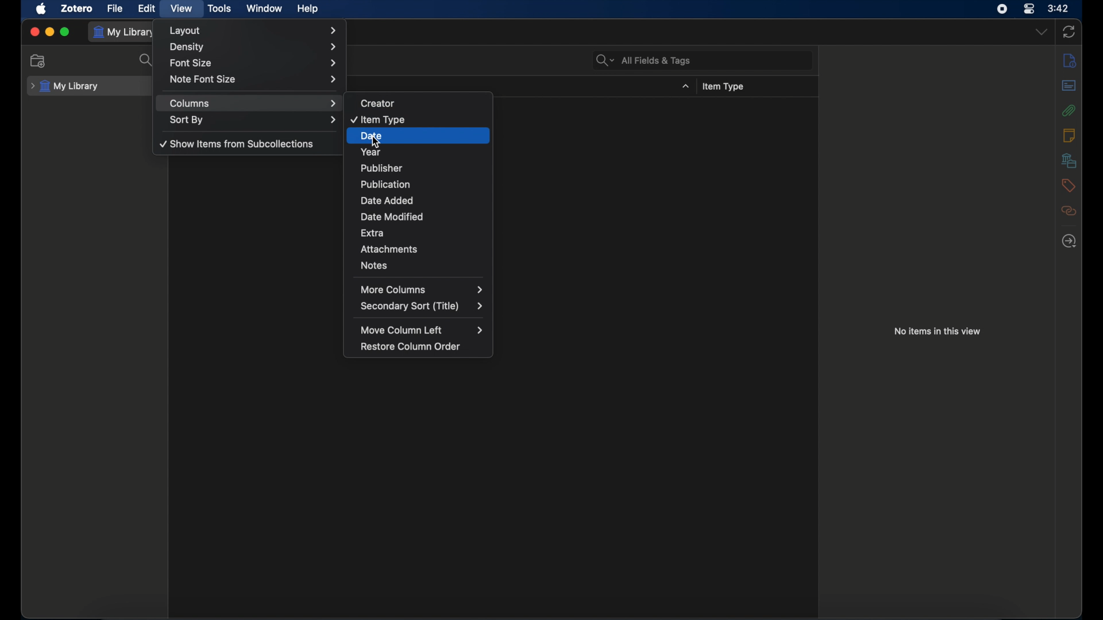 This screenshot has height=620, width=1103. What do you see at coordinates (421, 185) in the screenshot?
I see `publication` at bounding box center [421, 185].